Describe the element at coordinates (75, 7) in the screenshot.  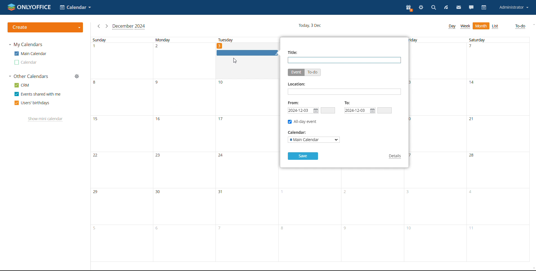
I see `select application` at that location.